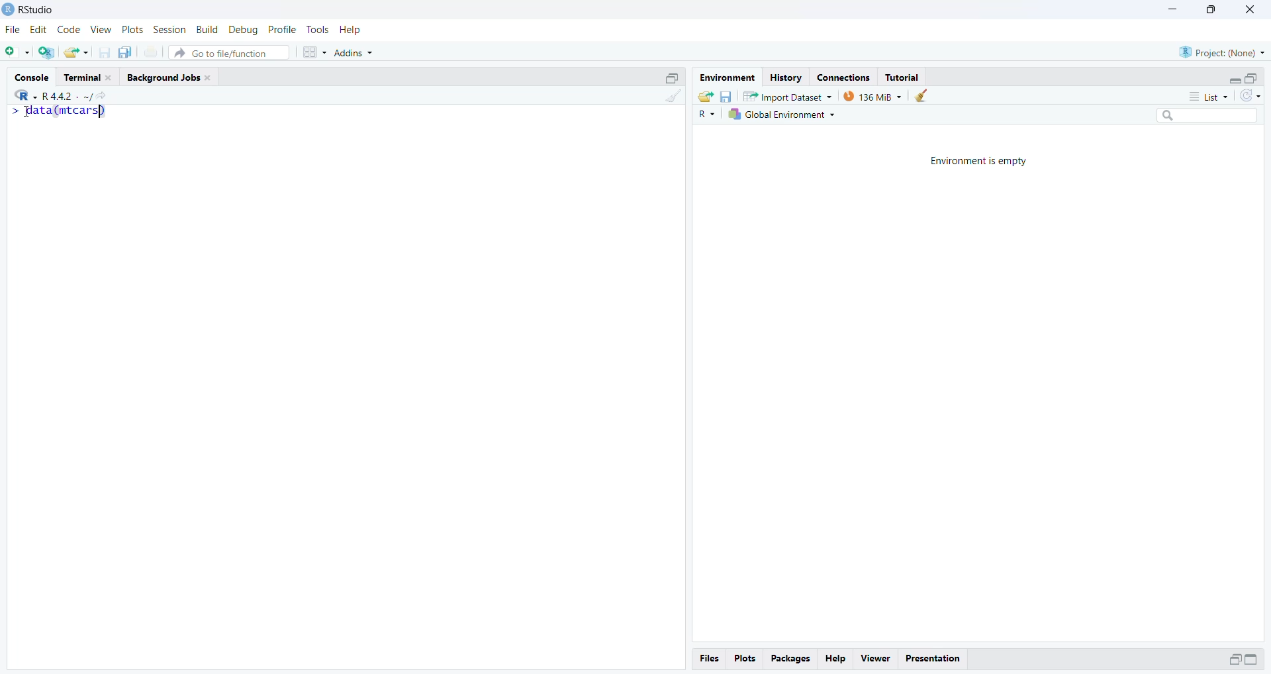 The image size is (1271, 674). What do you see at coordinates (89, 77) in the screenshot?
I see `Terminal` at bounding box center [89, 77].